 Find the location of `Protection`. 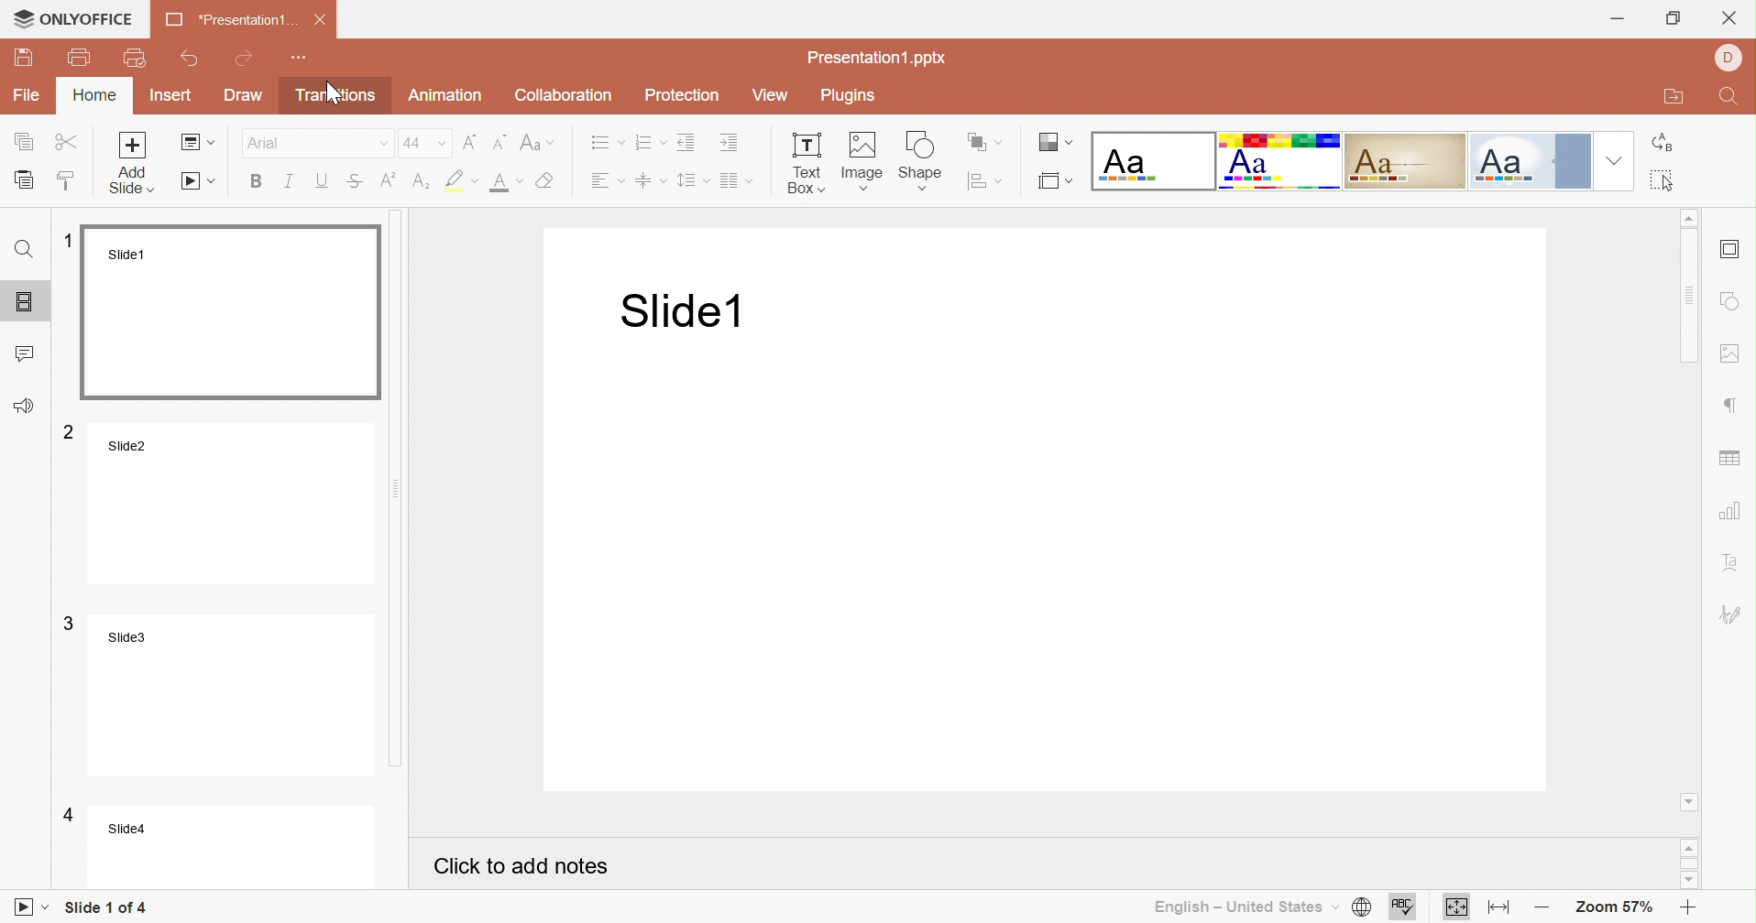

Protection is located at coordinates (683, 96).